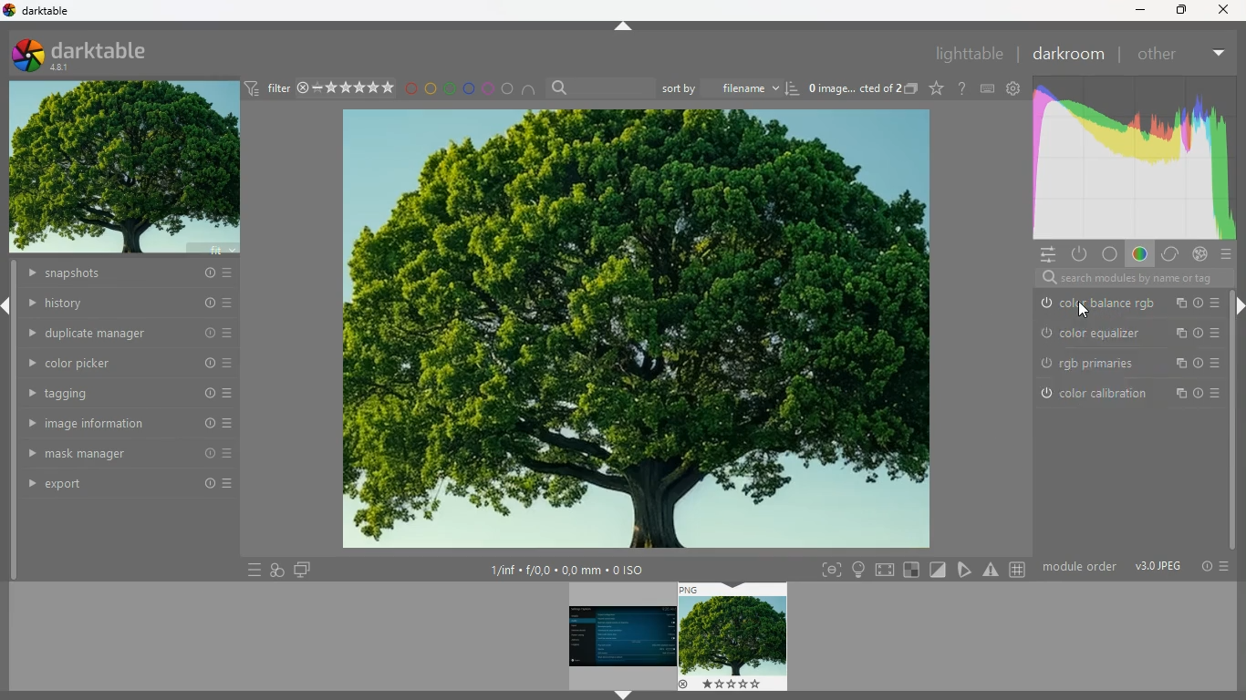 This screenshot has height=700, width=1246. I want to click on warning, so click(992, 570).